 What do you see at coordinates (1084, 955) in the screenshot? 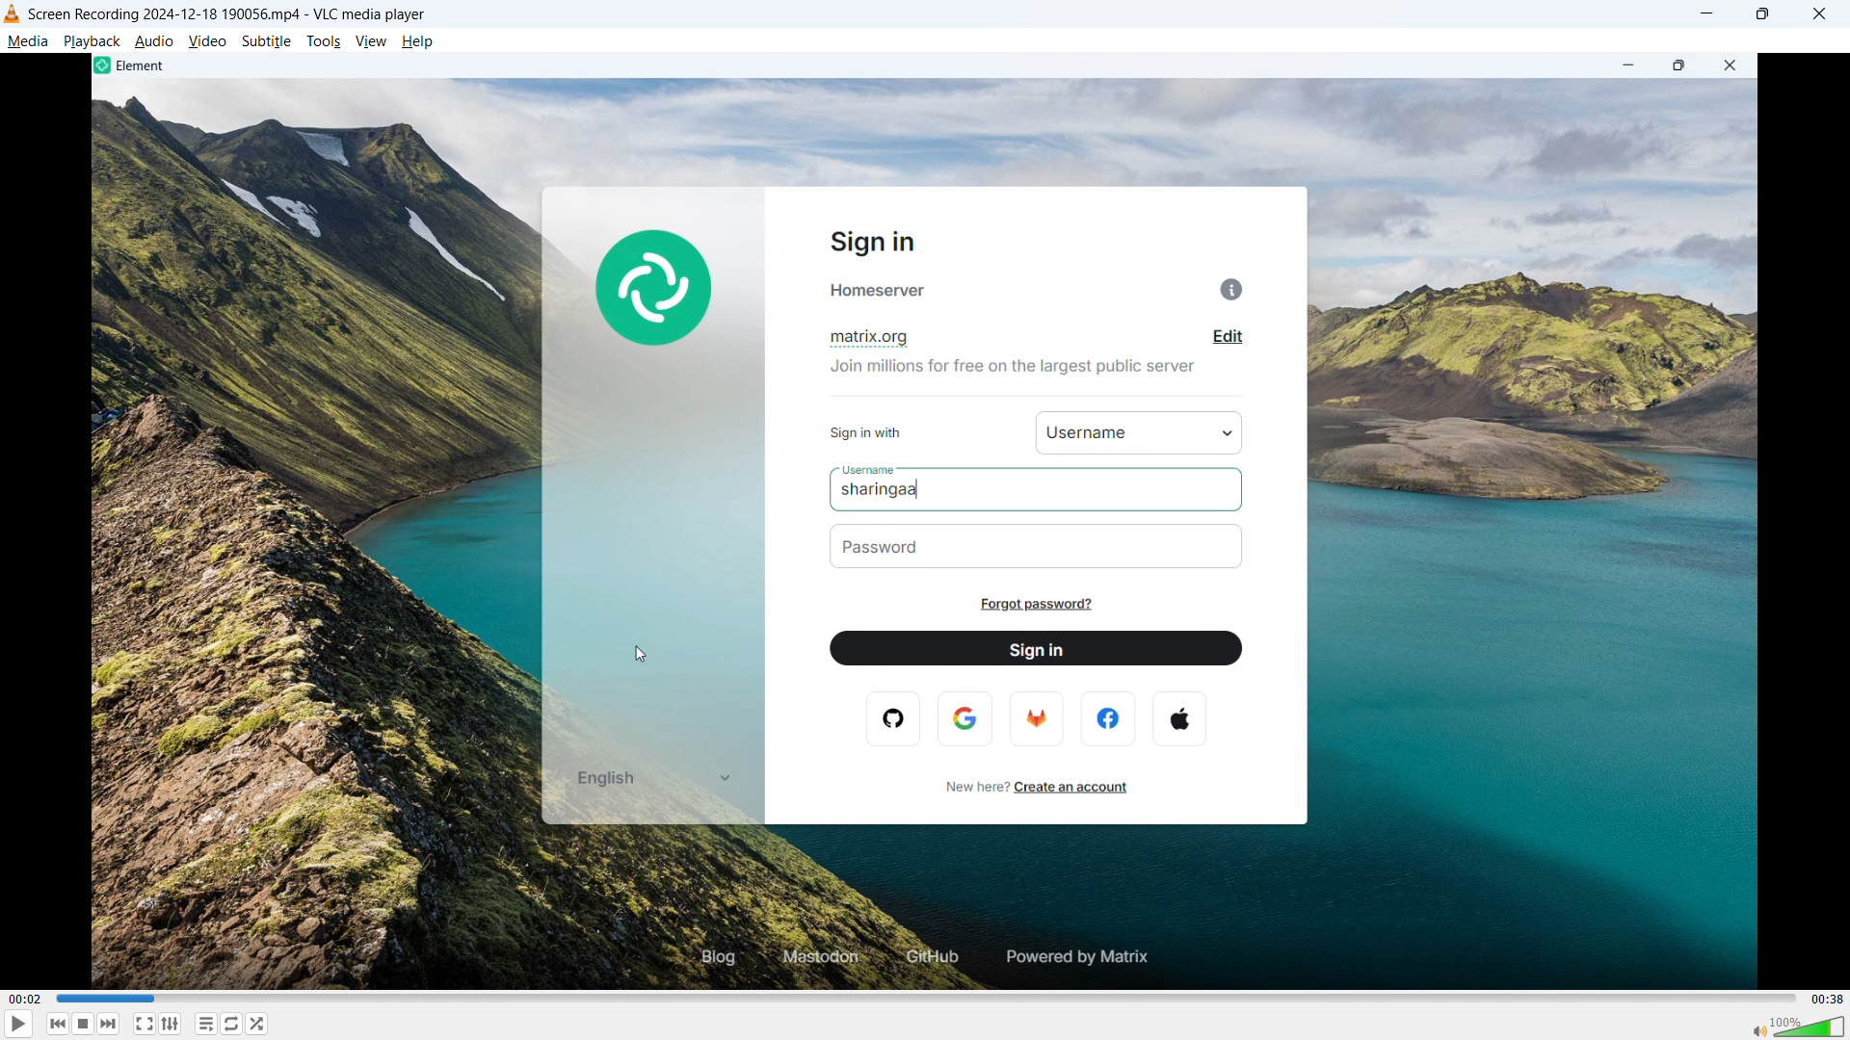
I see `Powered by Matrix` at bounding box center [1084, 955].